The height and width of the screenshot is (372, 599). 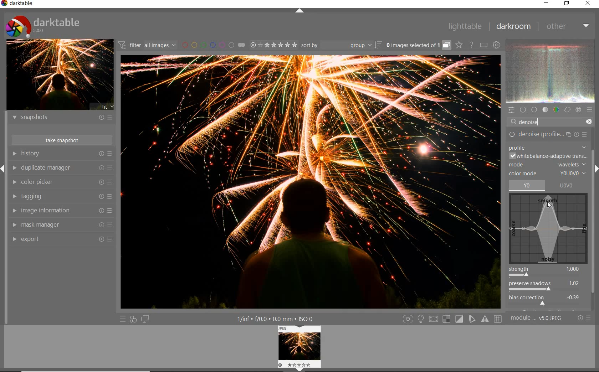 I want to click on DENOISE, so click(x=529, y=122).